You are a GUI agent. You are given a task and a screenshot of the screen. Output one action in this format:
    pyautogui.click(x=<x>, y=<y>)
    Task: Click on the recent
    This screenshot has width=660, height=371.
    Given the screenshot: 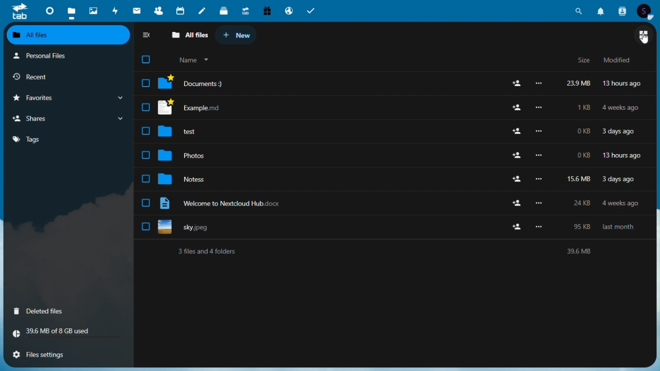 What is the action you would take?
    pyautogui.click(x=57, y=76)
    